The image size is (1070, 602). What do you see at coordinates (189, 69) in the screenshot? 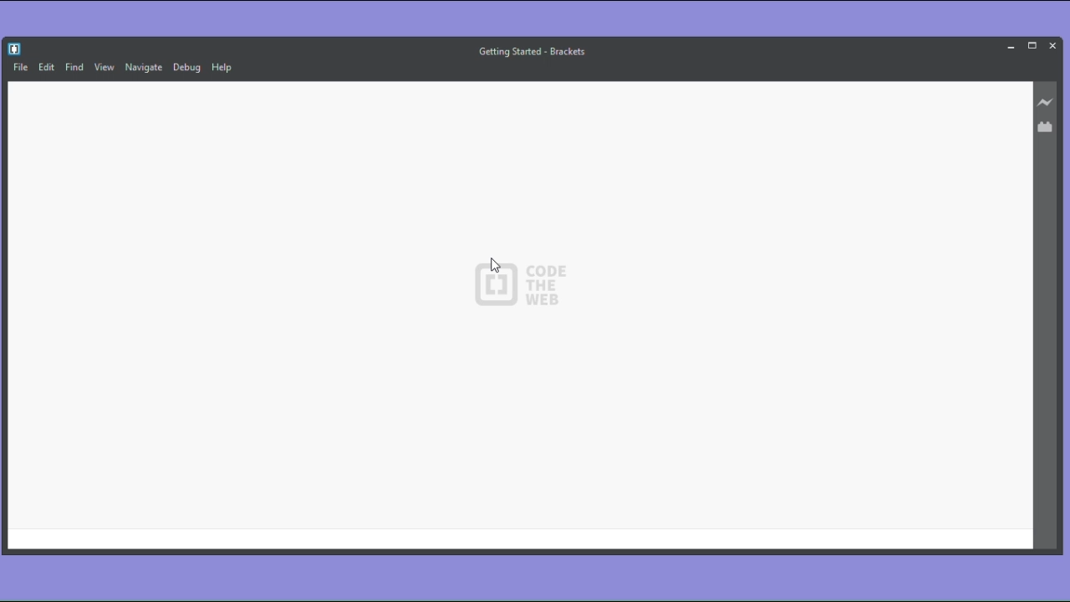
I see `Debug` at bounding box center [189, 69].